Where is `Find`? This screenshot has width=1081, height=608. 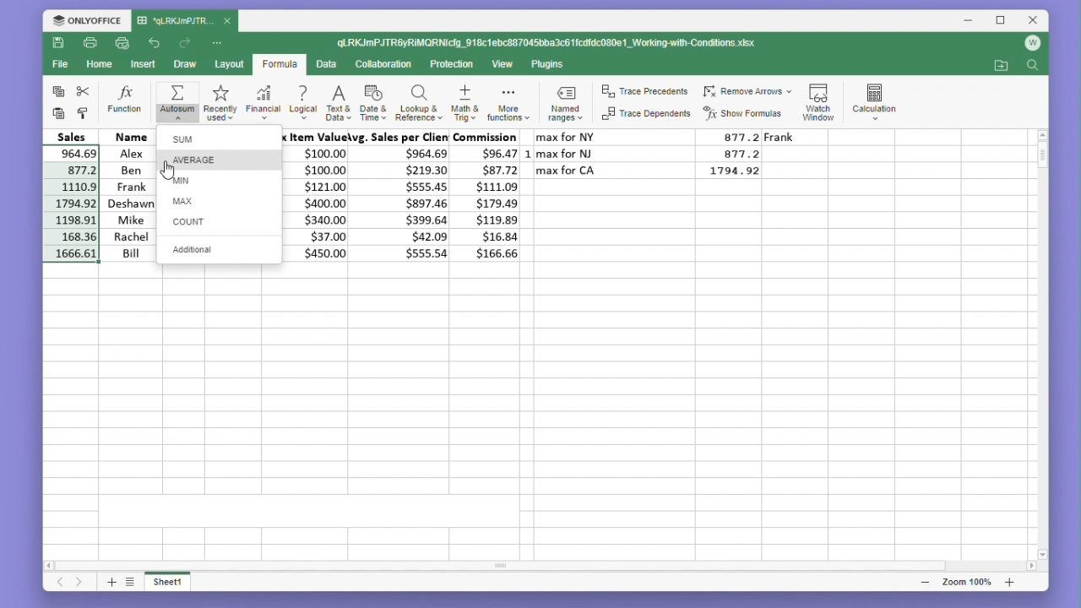 Find is located at coordinates (1032, 68).